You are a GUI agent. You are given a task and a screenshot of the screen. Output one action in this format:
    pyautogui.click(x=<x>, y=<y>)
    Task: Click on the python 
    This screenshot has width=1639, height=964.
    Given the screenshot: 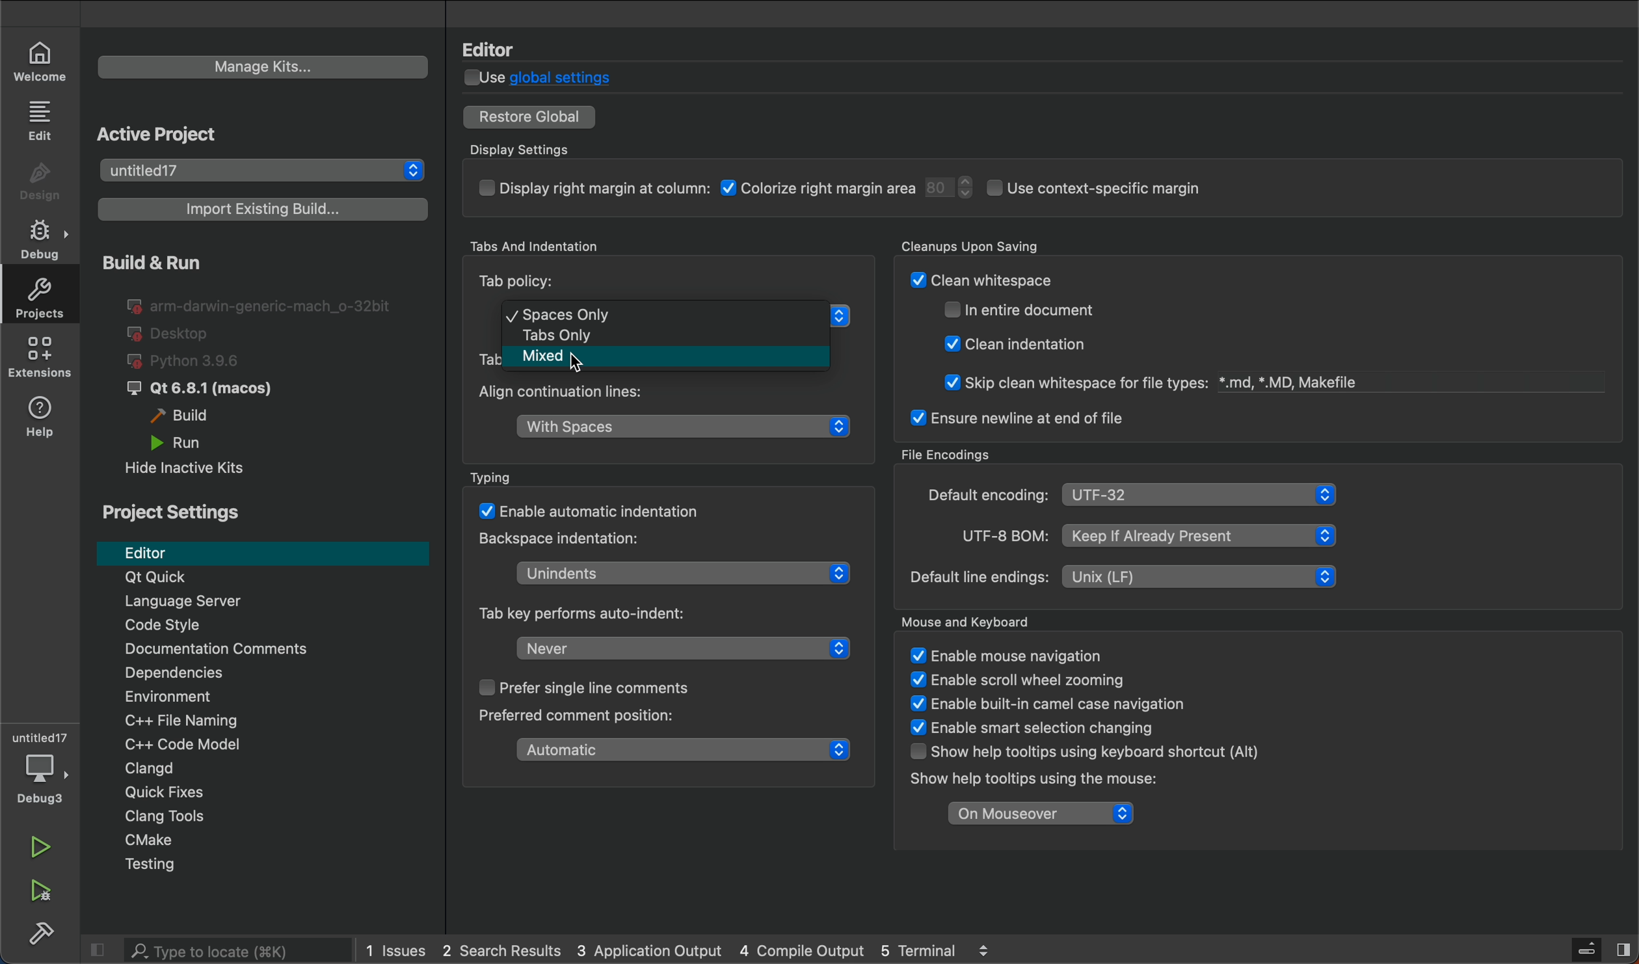 What is the action you would take?
    pyautogui.click(x=198, y=359)
    